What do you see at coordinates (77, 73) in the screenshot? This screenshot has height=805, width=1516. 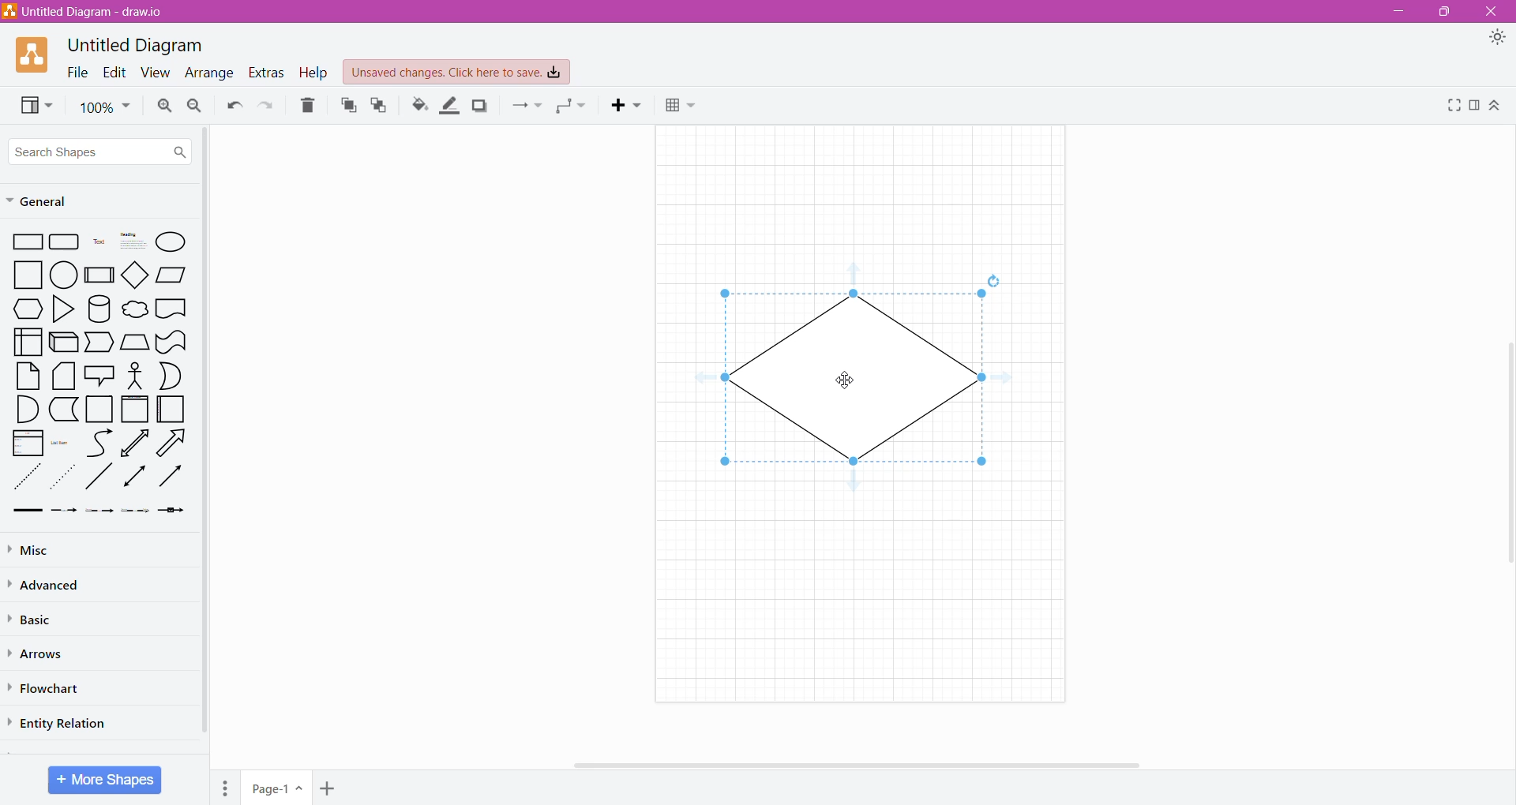 I see `File` at bounding box center [77, 73].